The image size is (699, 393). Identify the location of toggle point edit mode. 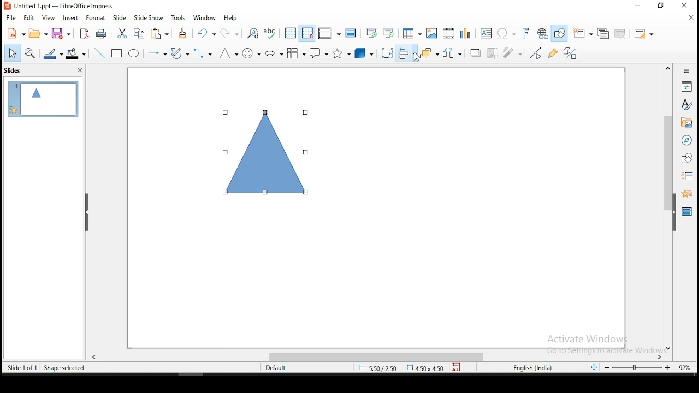
(536, 53).